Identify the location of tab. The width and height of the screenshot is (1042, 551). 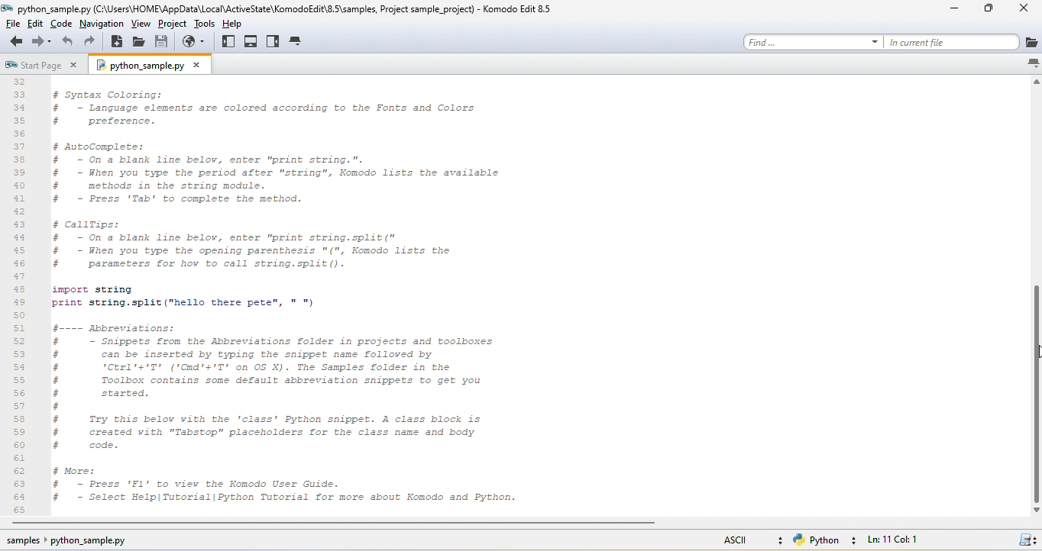
(298, 43).